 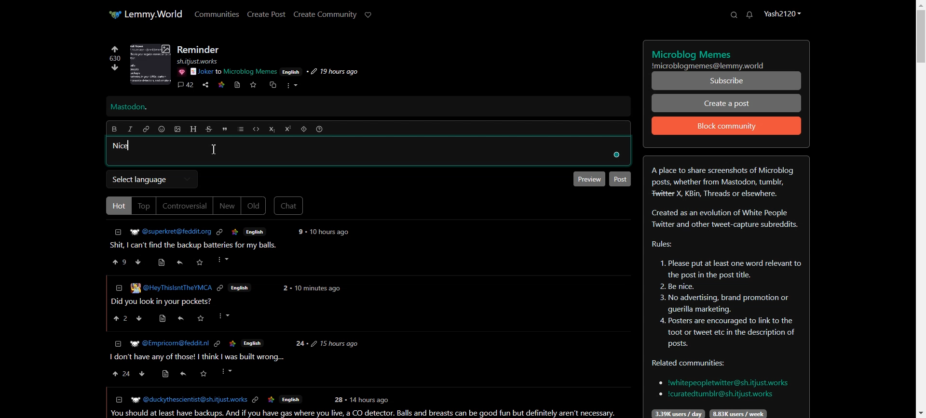 I want to click on , so click(x=204, y=374).